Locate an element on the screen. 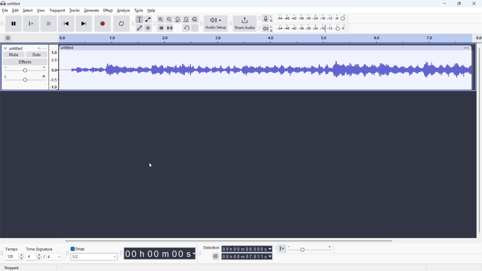 The image size is (482, 271). stopped is located at coordinates (13, 268).